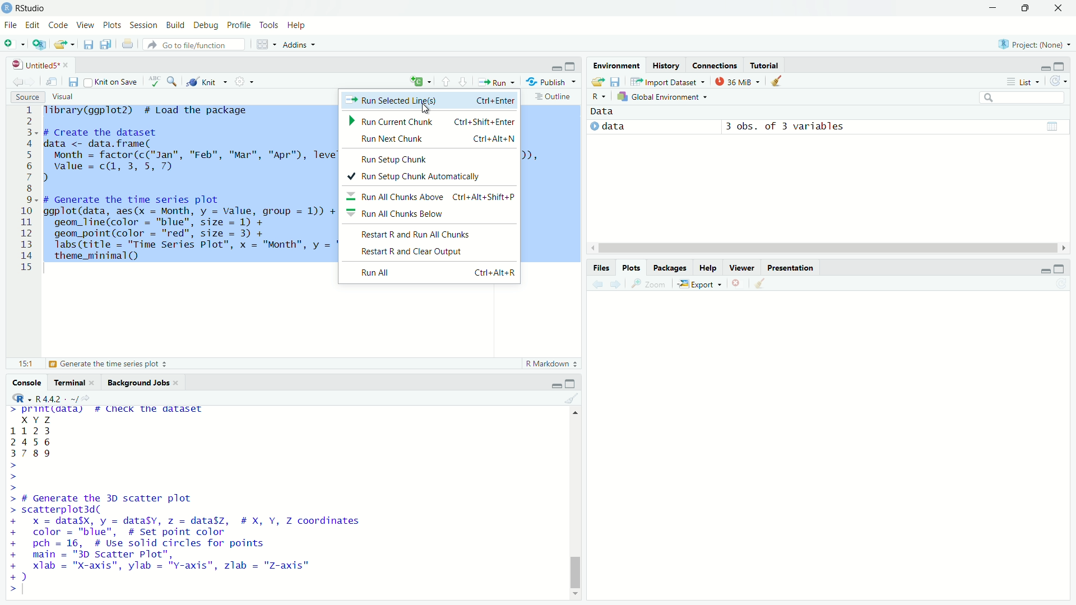 The width and height of the screenshot is (1076, 605). Describe the element at coordinates (614, 64) in the screenshot. I see `environment` at that location.